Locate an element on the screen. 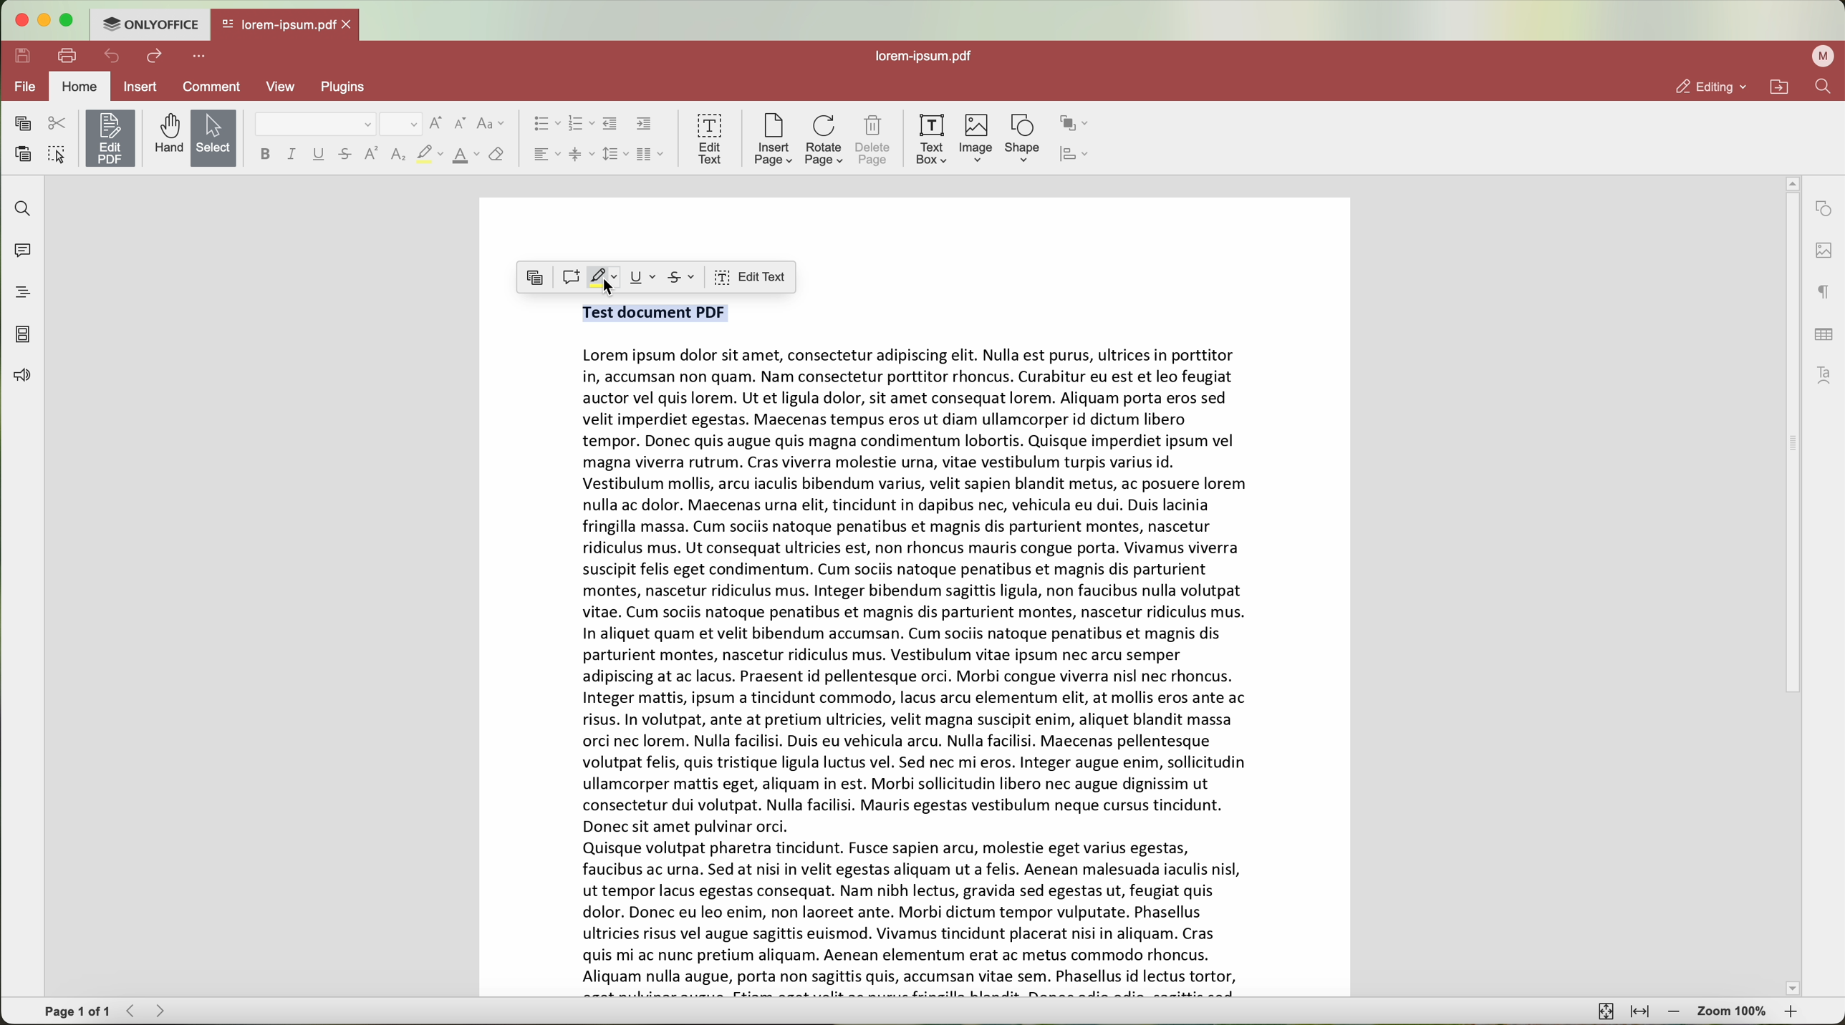  find is located at coordinates (21, 206).